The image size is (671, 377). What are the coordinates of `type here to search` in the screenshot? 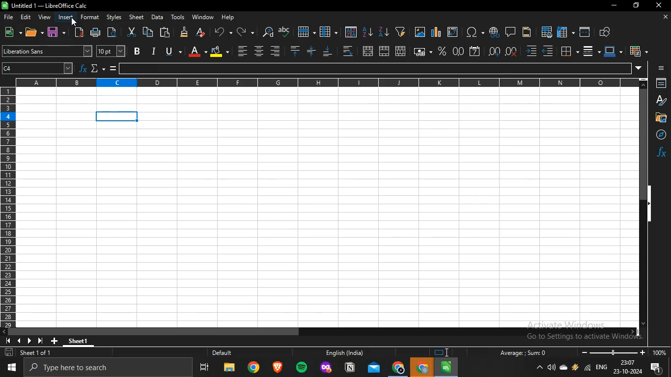 It's located at (111, 368).